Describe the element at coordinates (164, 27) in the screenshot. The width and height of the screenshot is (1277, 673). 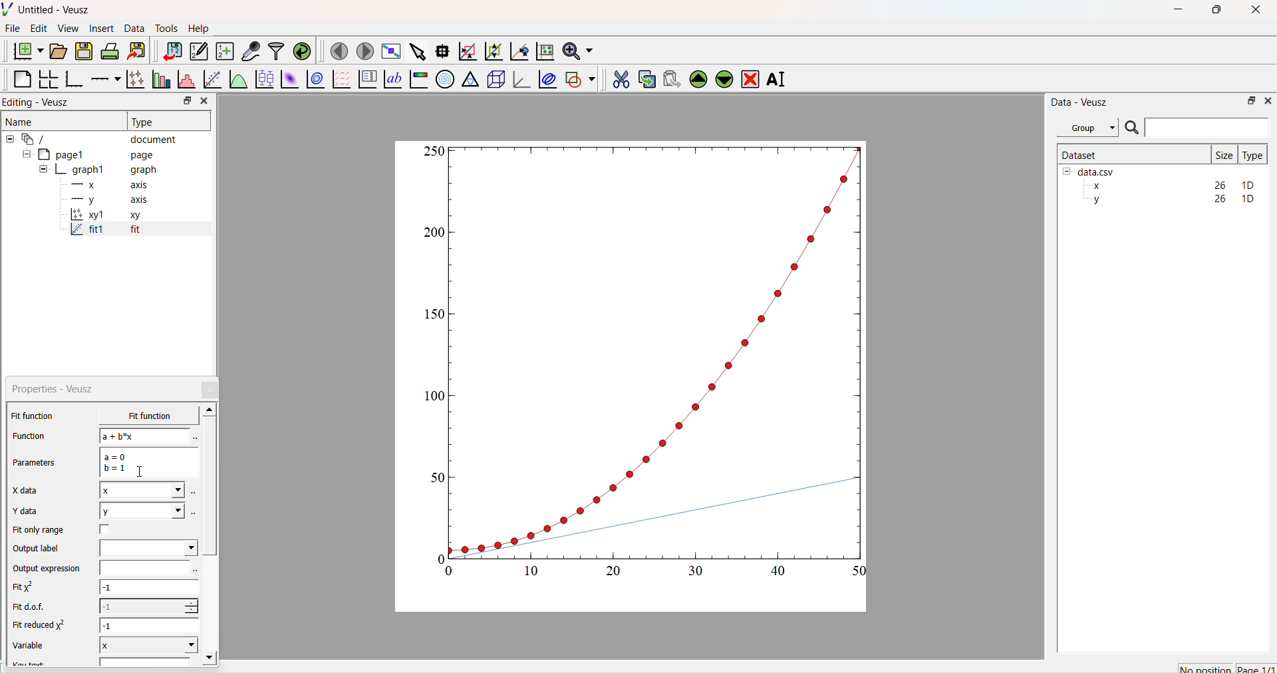
I see `Tools` at that location.